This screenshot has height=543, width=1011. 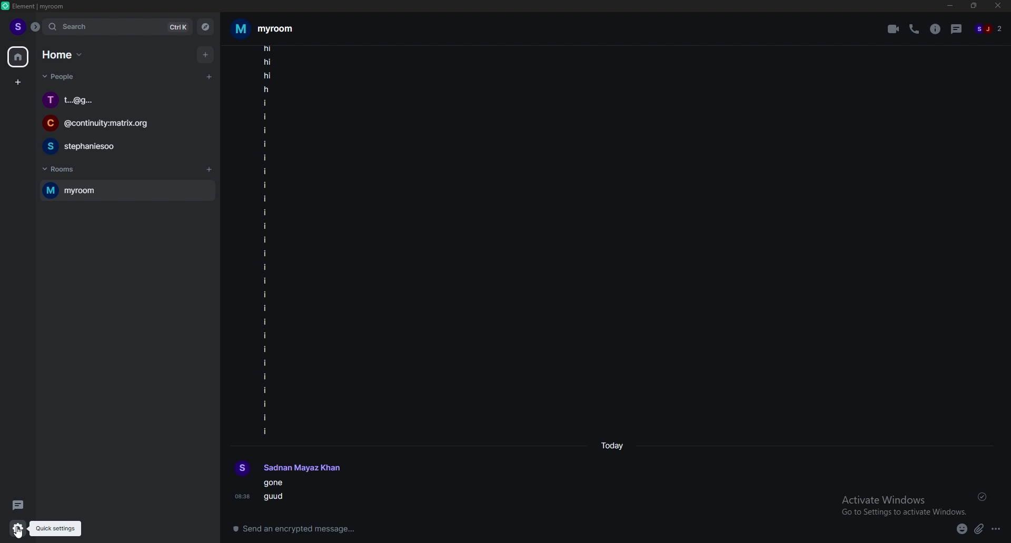 What do you see at coordinates (35, 27) in the screenshot?
I see `expand` at bounding box center [35, 27].